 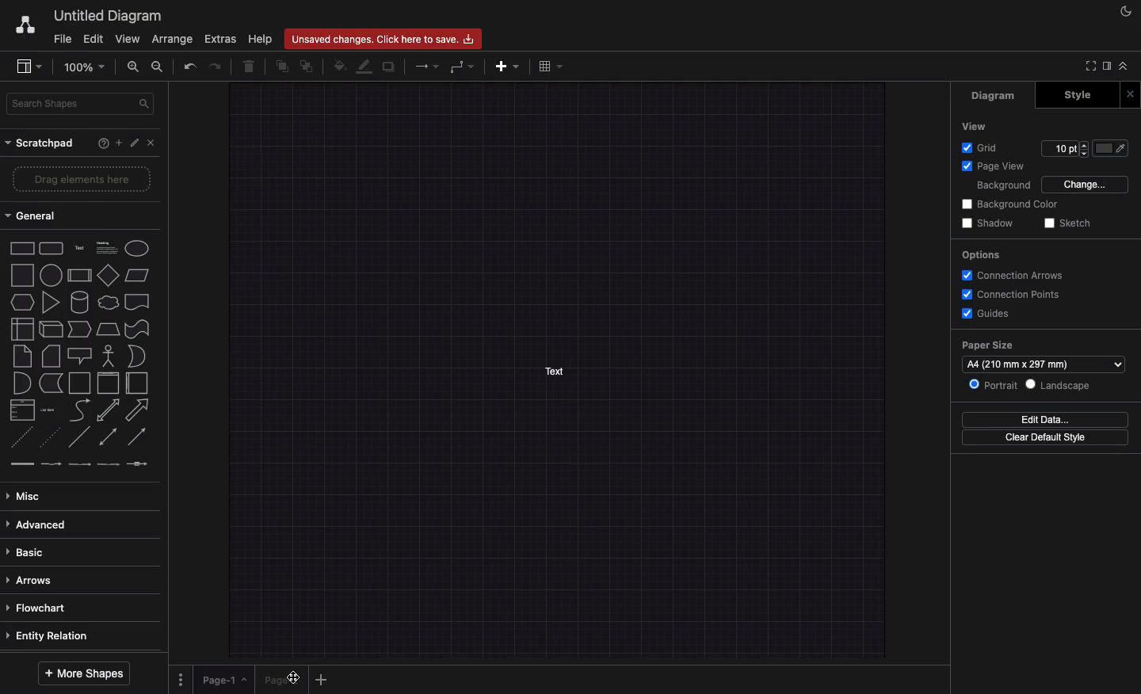 I want to click on Scratchpad, so click(x=44, y=143).